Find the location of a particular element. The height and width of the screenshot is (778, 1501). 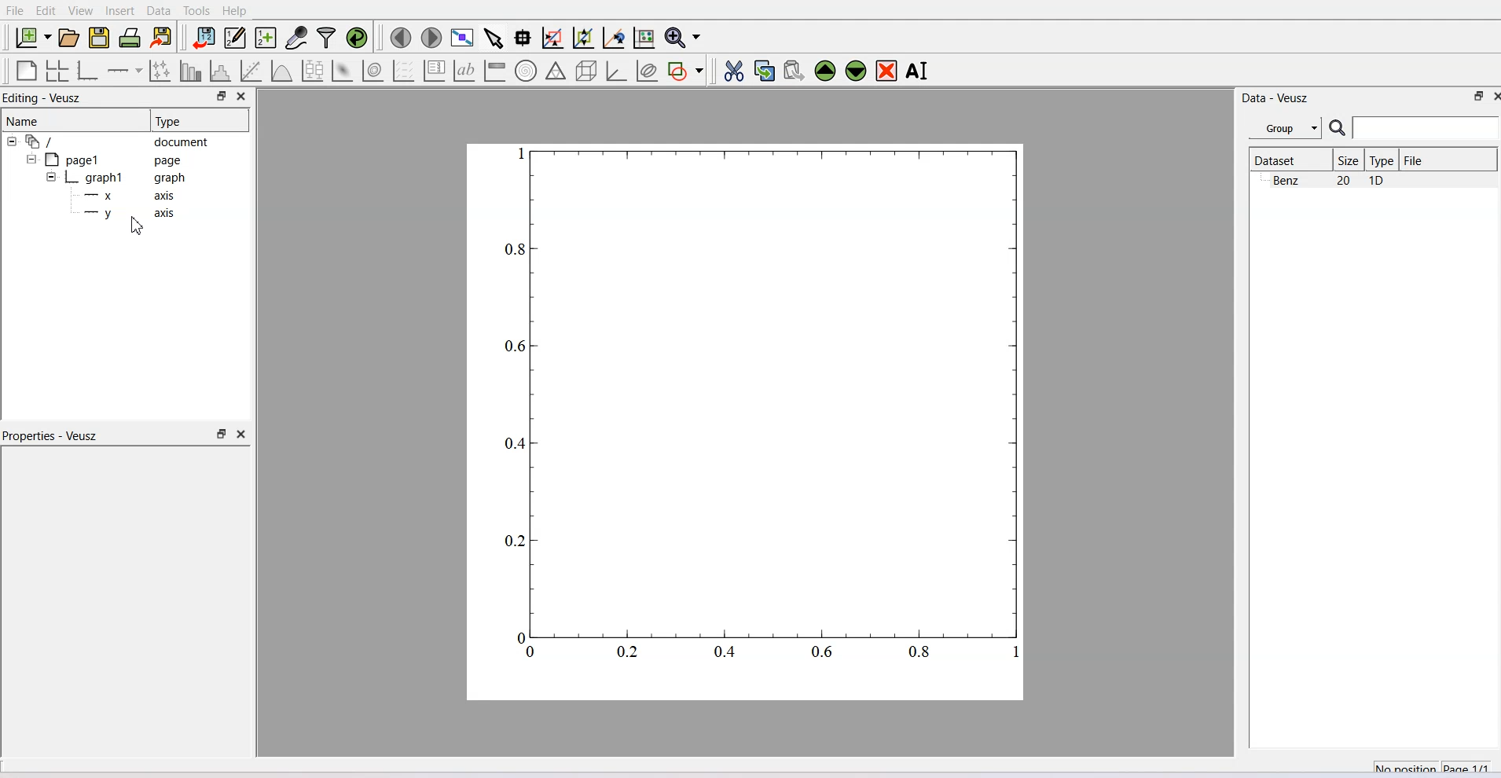

Paste widget from the clipboard is located at coordinates (795, 72).